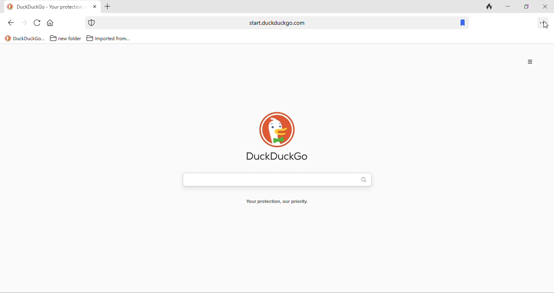  What do you see at coordinates (506, 6) in the screenshot?
I see `minimize` at bounding box center [506, 6].